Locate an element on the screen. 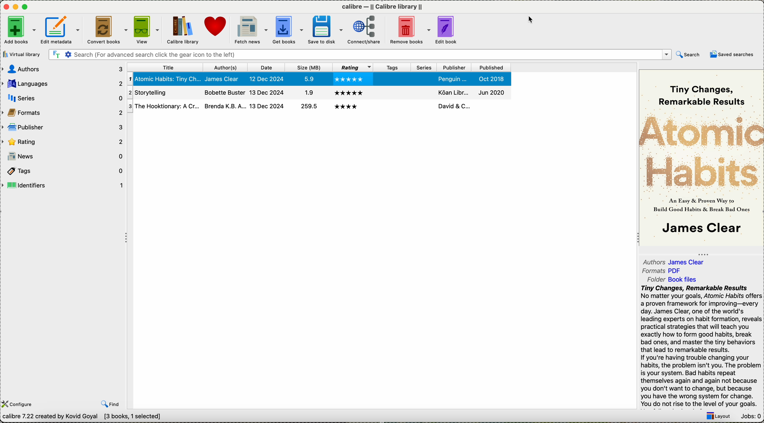  cursor is located at coordinates (531, 20).